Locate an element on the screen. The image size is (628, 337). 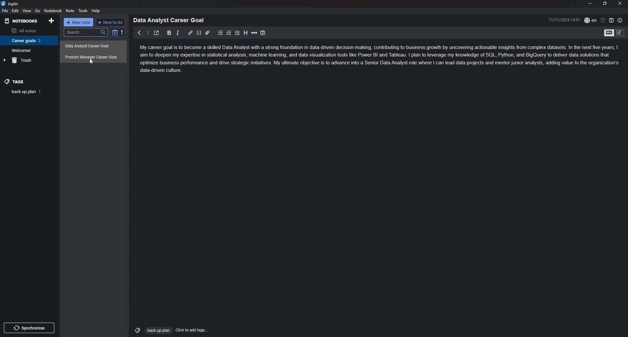
reverse sort order is located at coordinates (122, 32).